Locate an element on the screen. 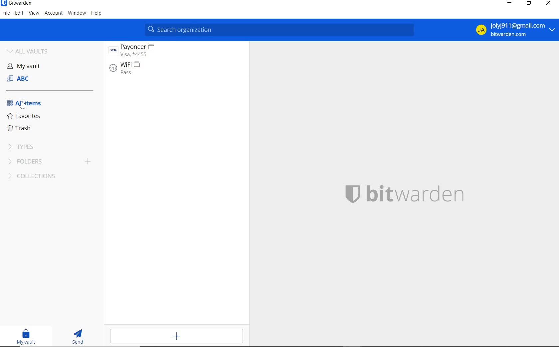 This screenshot has width=559, height=347. My vault is located at coordinates (30, 65).